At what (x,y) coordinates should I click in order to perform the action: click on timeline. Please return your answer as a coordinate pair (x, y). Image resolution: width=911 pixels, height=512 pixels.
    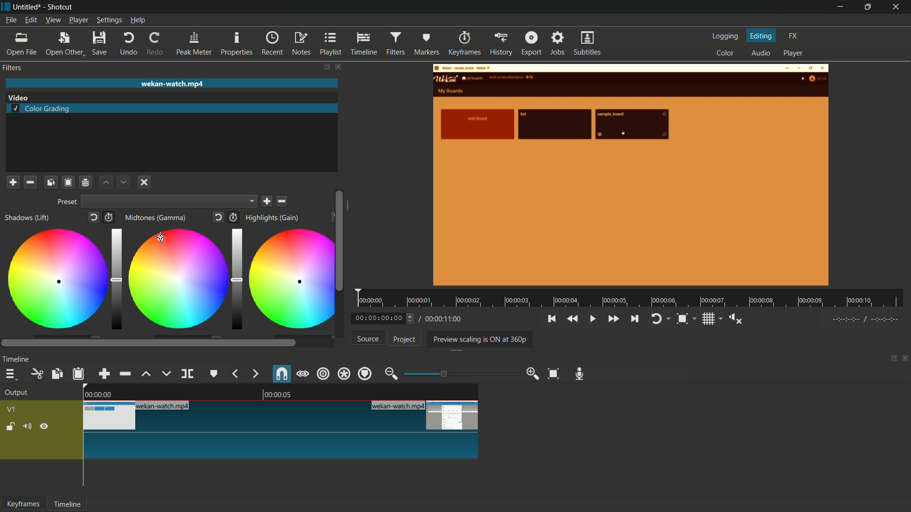
    Looking at the image, I should click on (69, 504).